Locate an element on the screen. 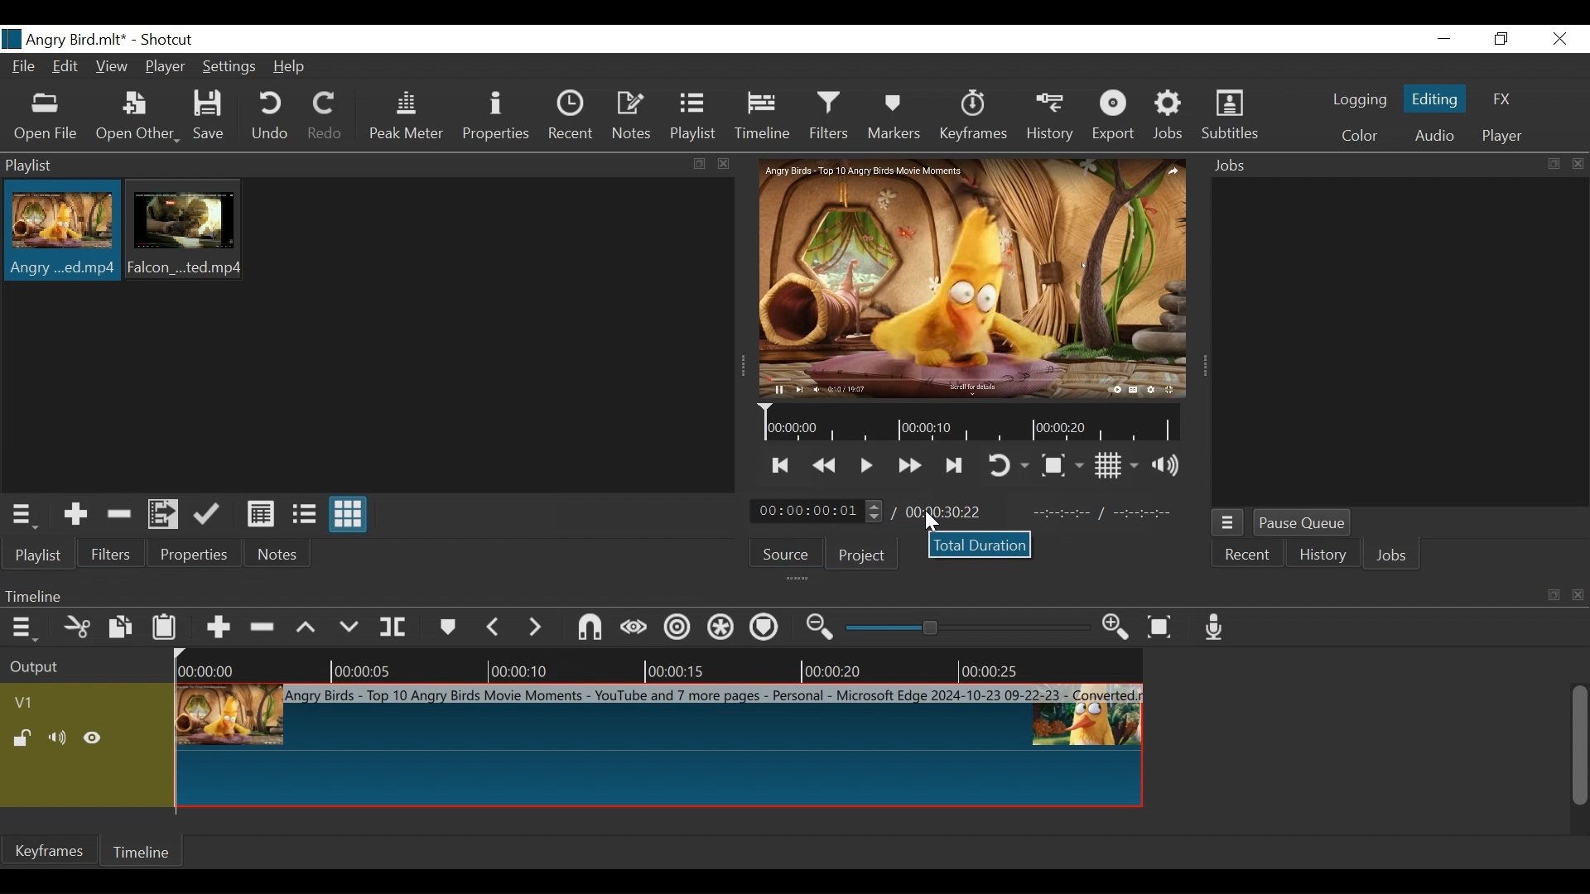  File Name is located at coordinates (68, 39).